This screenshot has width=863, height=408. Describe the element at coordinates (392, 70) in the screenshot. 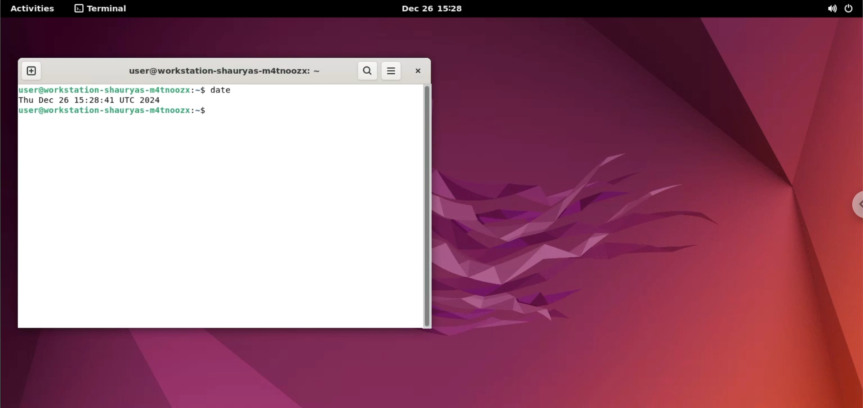

I see `more options` at that location.